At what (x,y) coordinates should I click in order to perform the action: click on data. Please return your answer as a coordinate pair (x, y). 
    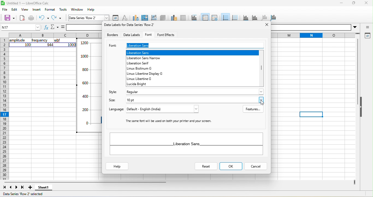
    Looking at the image, I should click on (90, 85).